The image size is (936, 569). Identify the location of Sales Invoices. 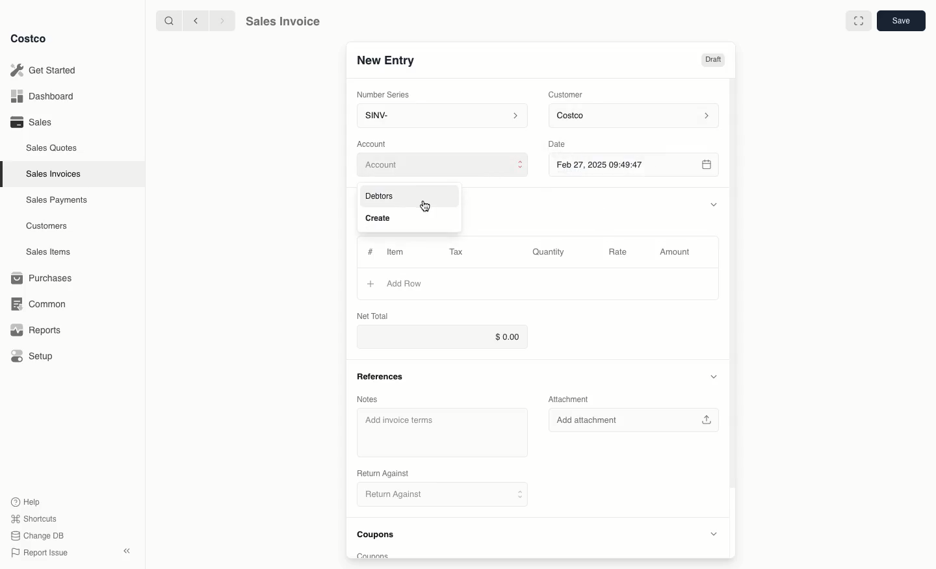
(55, 173).